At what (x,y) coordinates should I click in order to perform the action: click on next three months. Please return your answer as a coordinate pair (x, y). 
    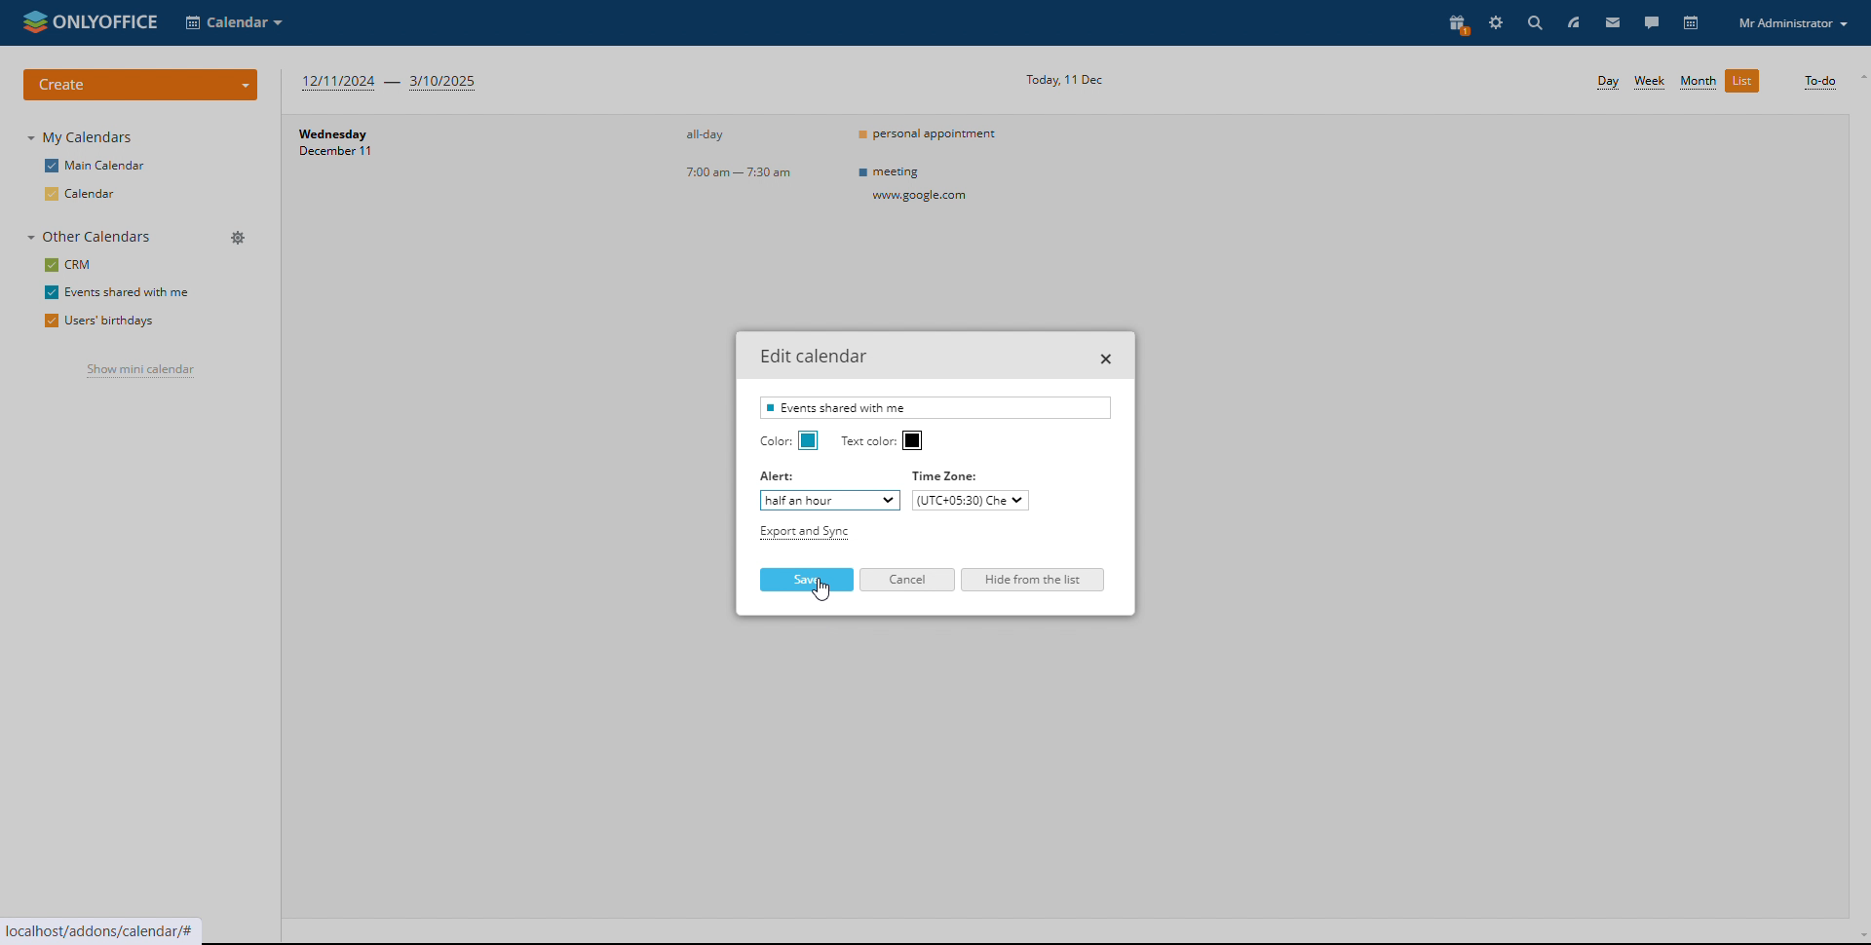
    Looking at the image, I should click on (392, 84).